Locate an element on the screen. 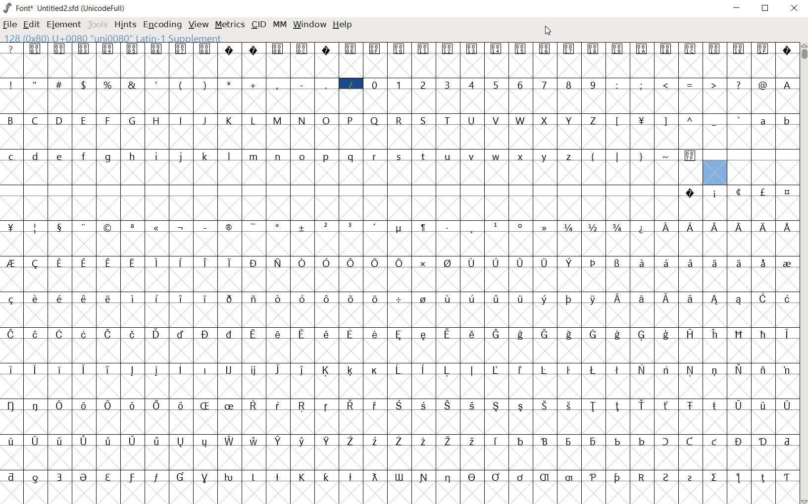  glyph is located at coordinates (520, 299).